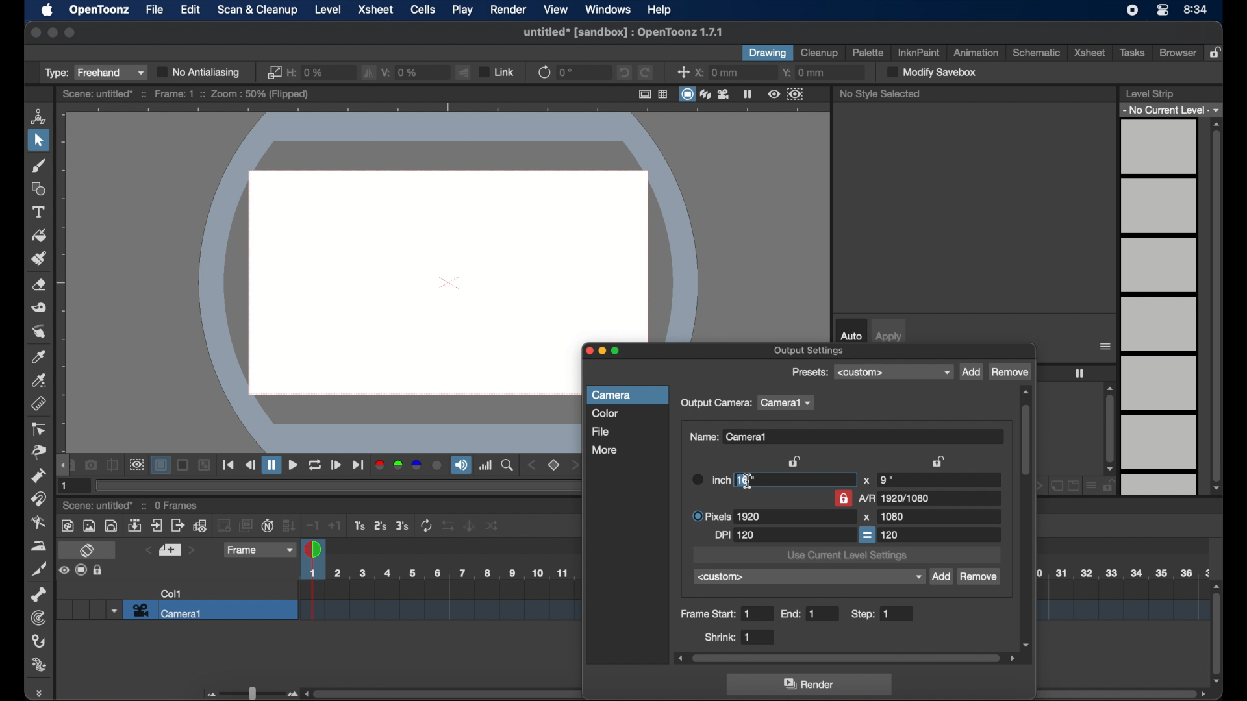 The height and width of the screenshot is (701, 1247). What do you see at coordinates (602, 352) in the screenshot?
I see `minimize` at bounding box center [602, 352].